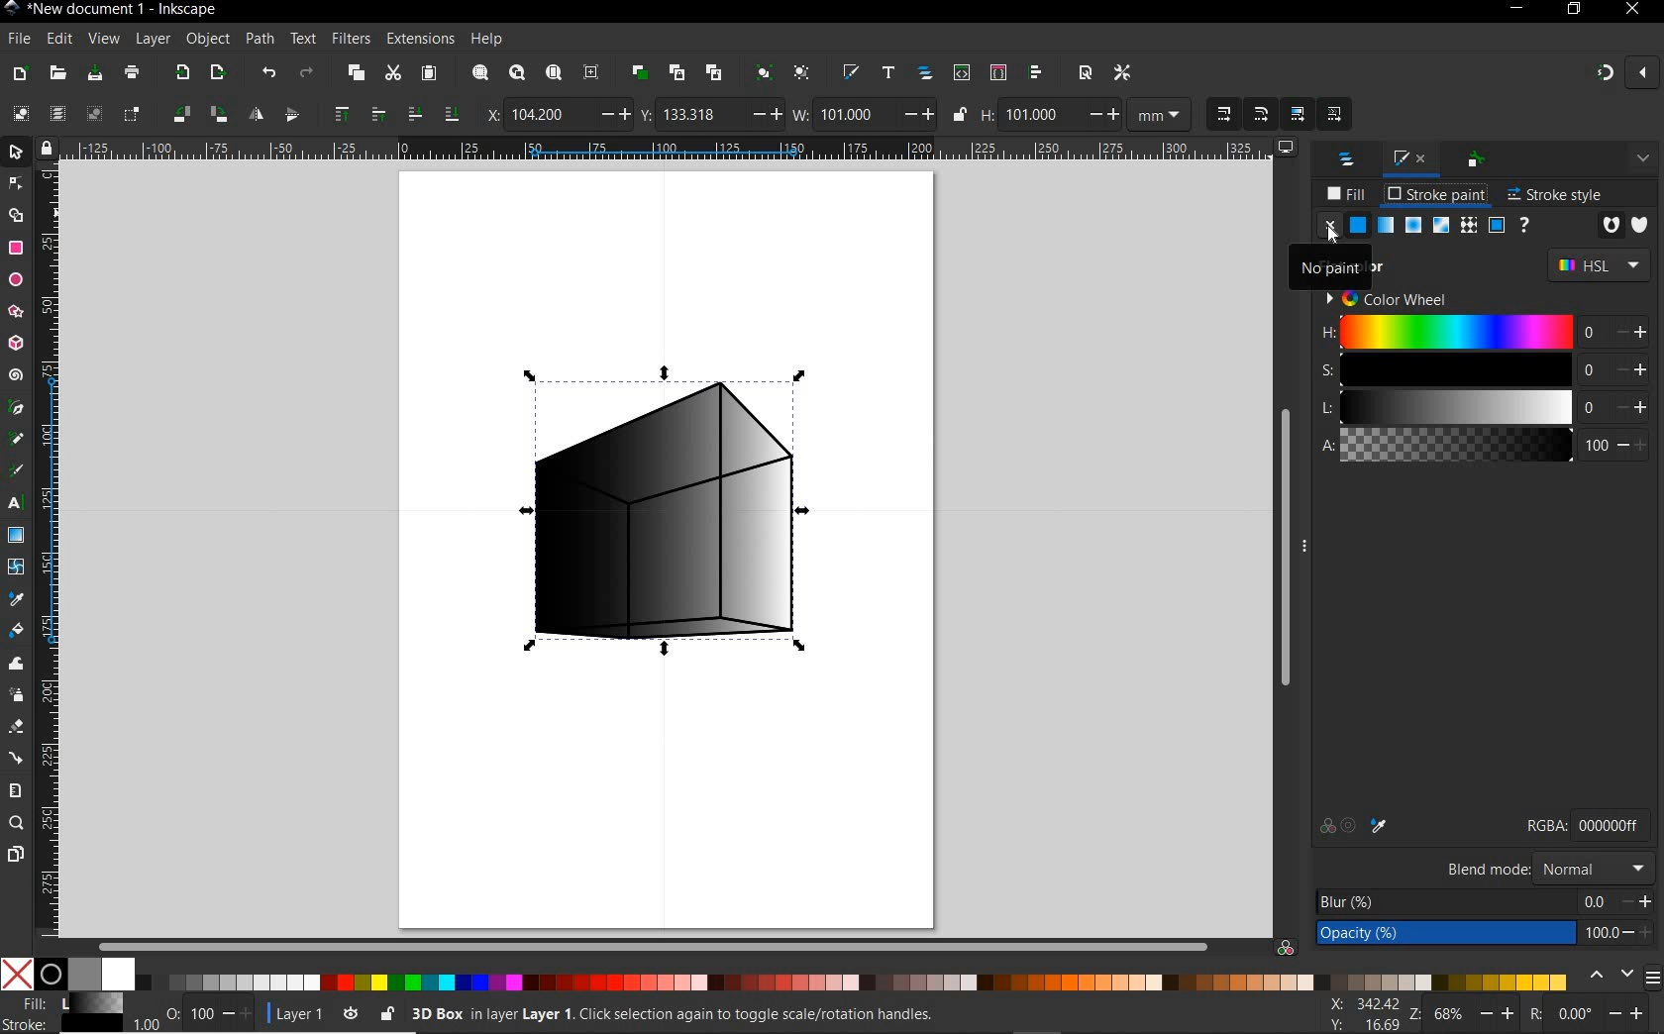 The image size is (1664, 1034). I want to click on OBJECT FLIP, so click(291, 115).